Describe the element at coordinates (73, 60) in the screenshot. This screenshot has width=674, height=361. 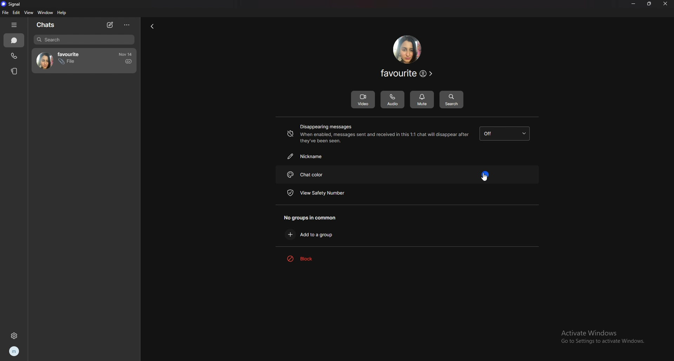
I see `contact` at that location.